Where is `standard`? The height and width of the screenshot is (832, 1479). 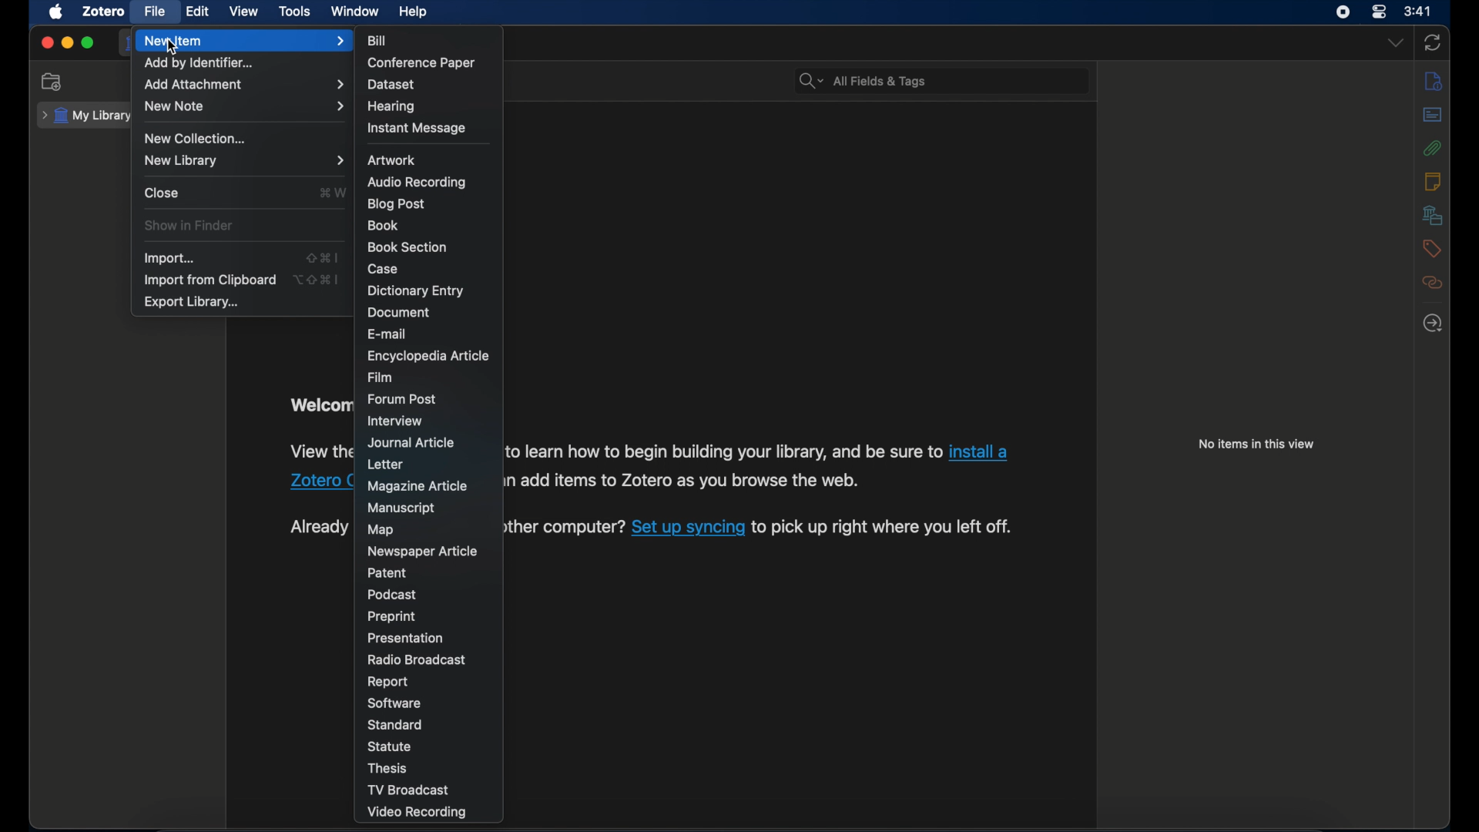
standard is located at coordinates (397, 725).